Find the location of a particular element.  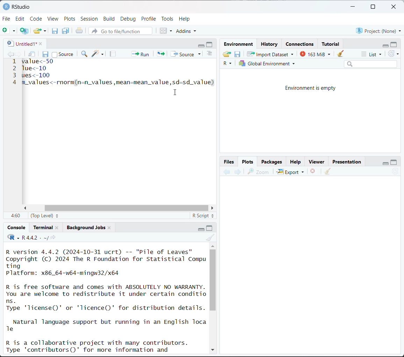

clear list is located at coordinates (46, 31).